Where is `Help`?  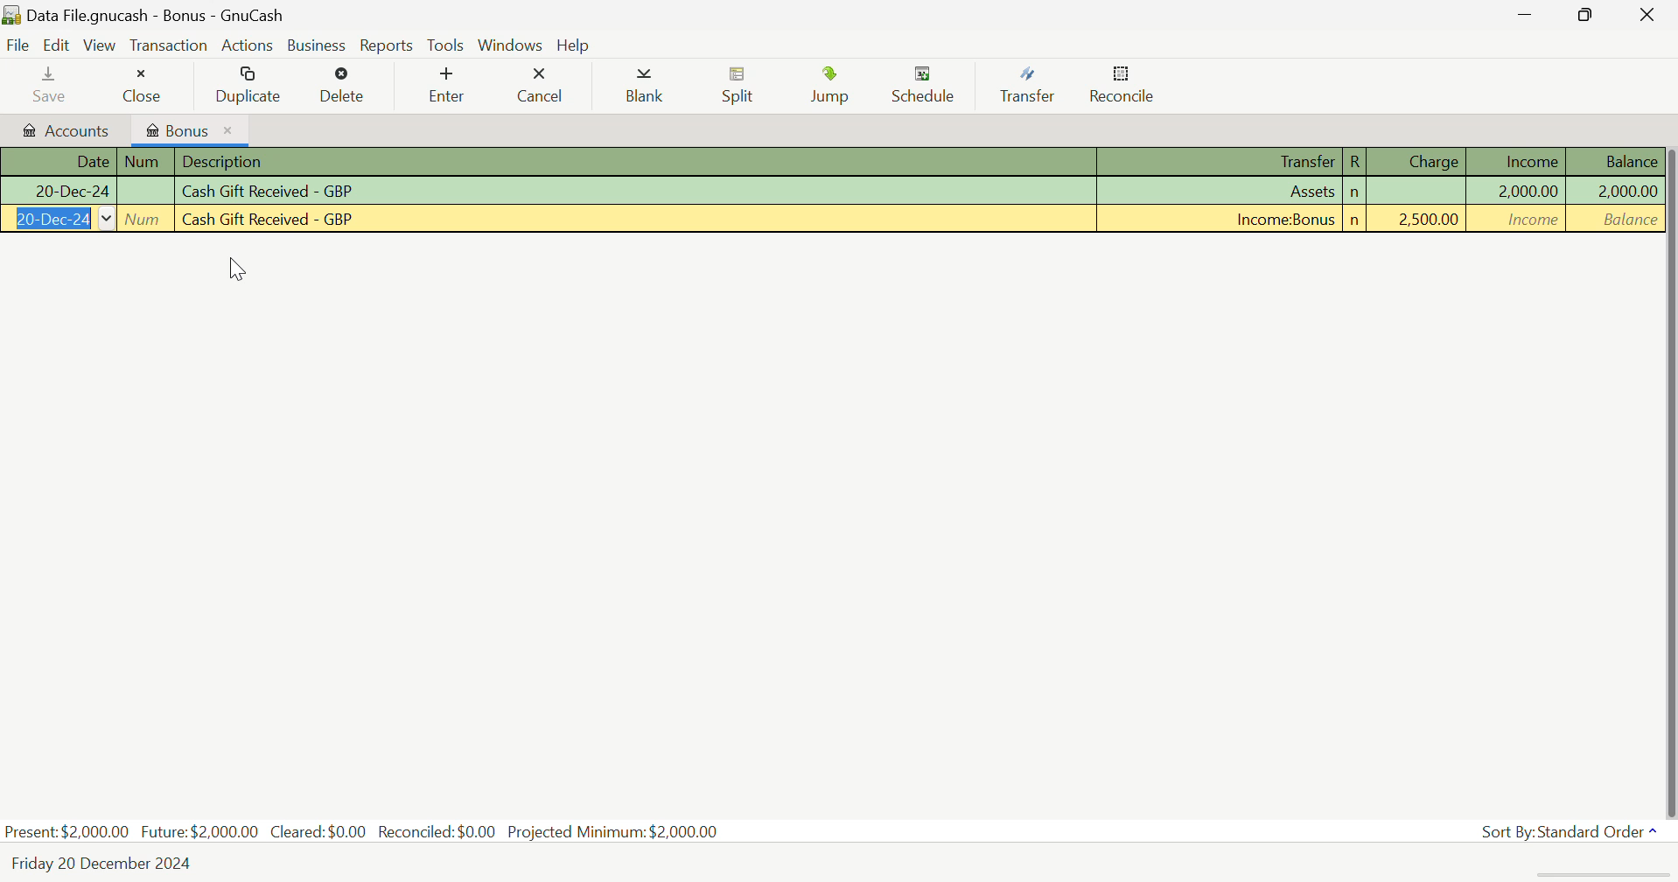 Help is located at coordinates (573, 44).